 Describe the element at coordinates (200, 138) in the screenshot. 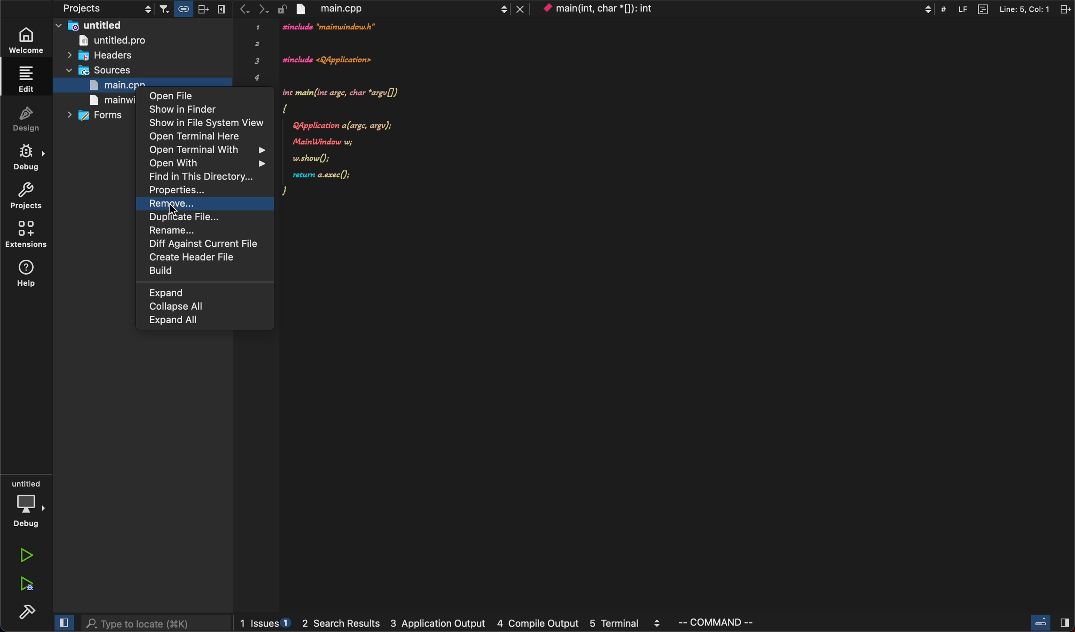

I see `open terminal` at that location.